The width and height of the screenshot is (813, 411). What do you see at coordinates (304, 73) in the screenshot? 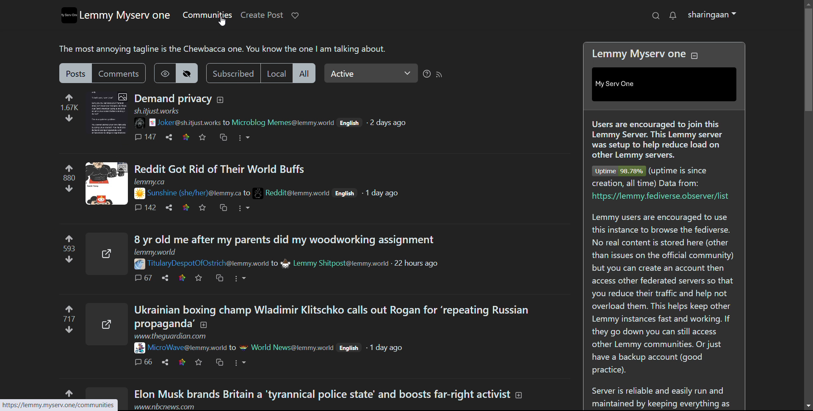
I see `all` at bounding box center [304, 73].